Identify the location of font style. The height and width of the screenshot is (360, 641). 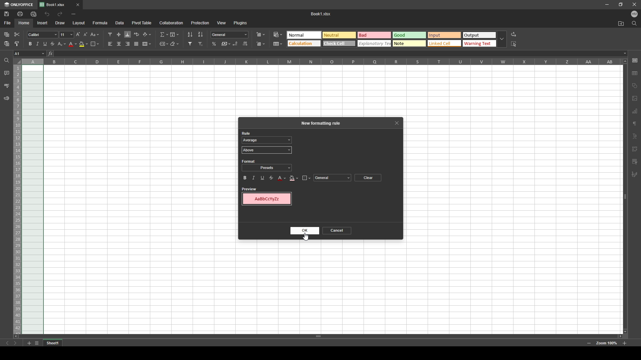
(42, 35).